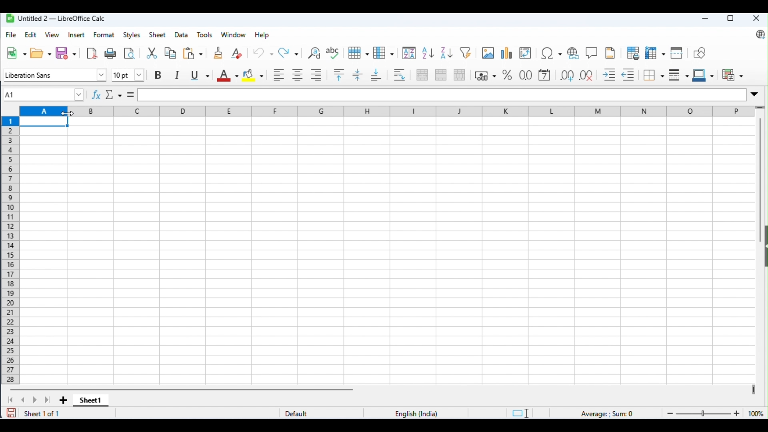 The height and width of the screenshot is (432, 768). Describe the element at coordinates (506, 54) in the screenshot. I see `insert chart` at that location.